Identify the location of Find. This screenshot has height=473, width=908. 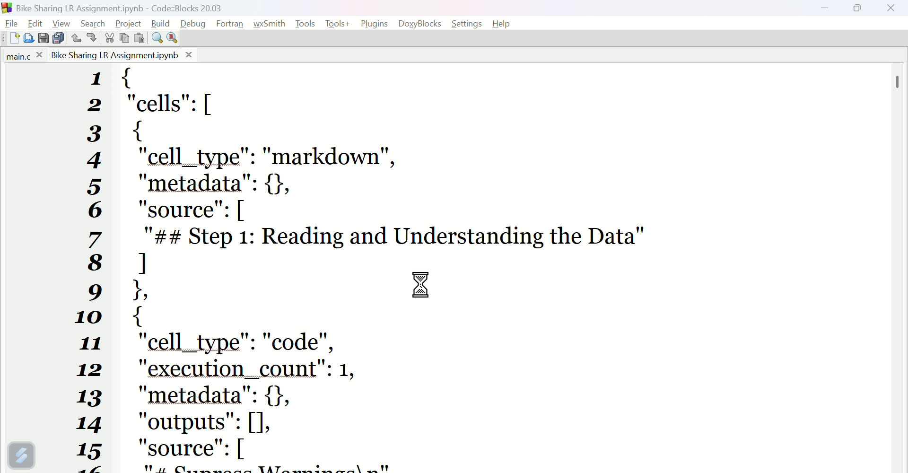
(155, 37).